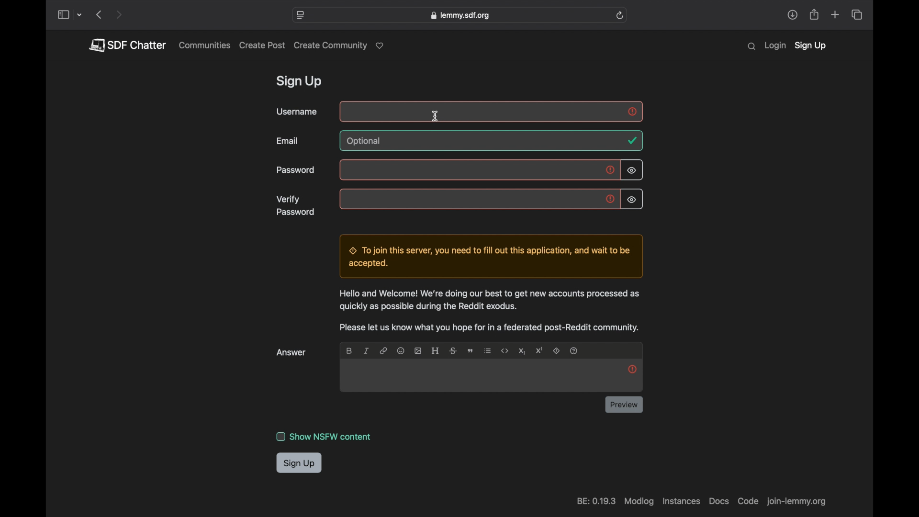 This screenshot has width=919, height=517. Describe the element at coordinates (296, 205) in the screenshot. I see `verify password` at that location.